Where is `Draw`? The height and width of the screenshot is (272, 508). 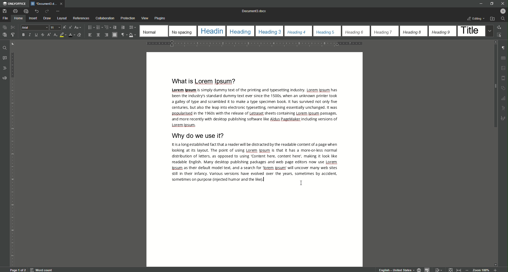
Draw is located at coordinates (48, 18).